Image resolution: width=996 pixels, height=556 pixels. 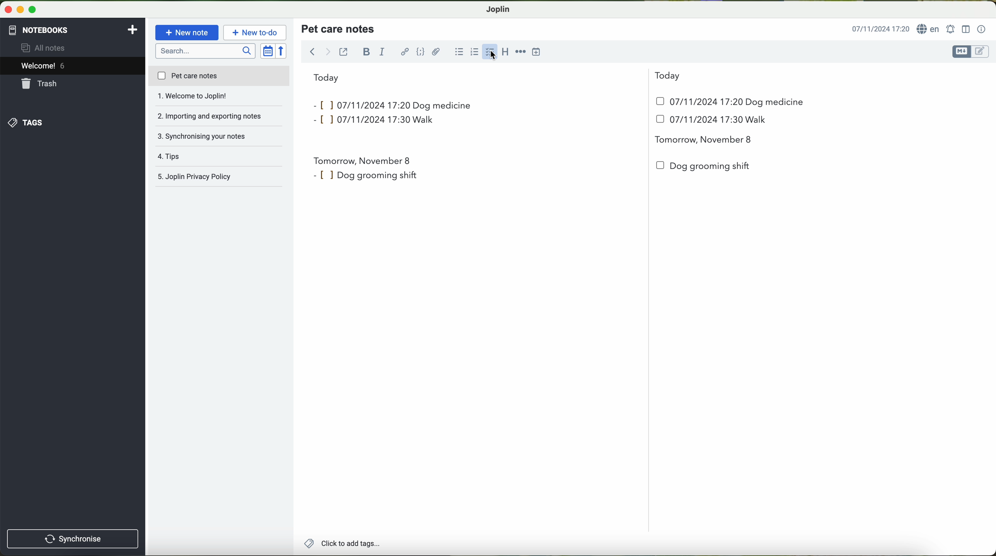 What do you see at coordinates (187, 32) in the screenshot?
I see `new note button` at bounding box center [187, 32].